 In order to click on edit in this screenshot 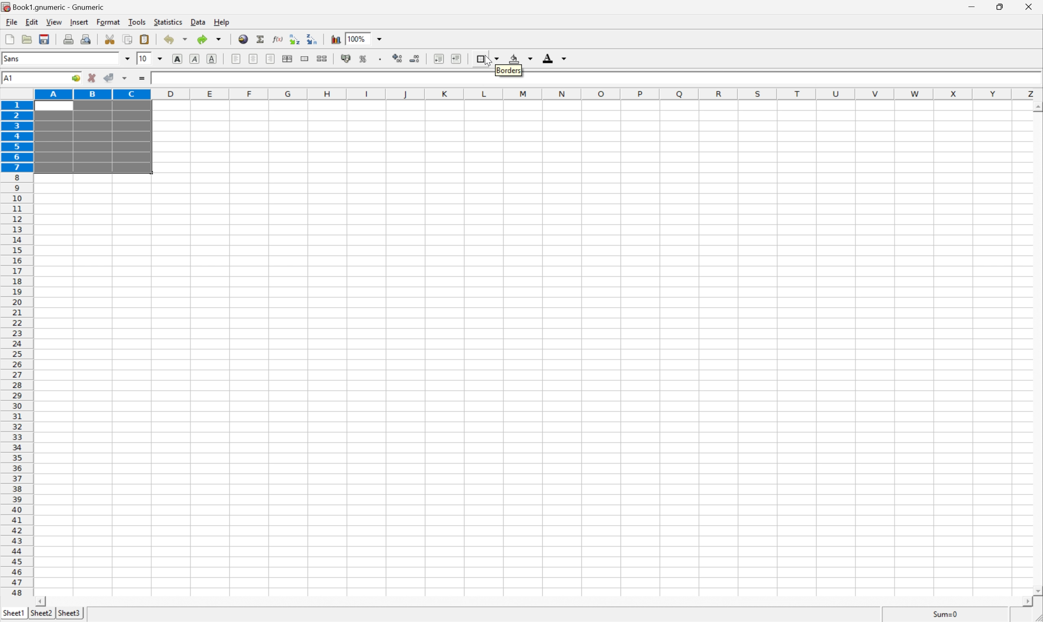, I will do `click(30, 22)`.